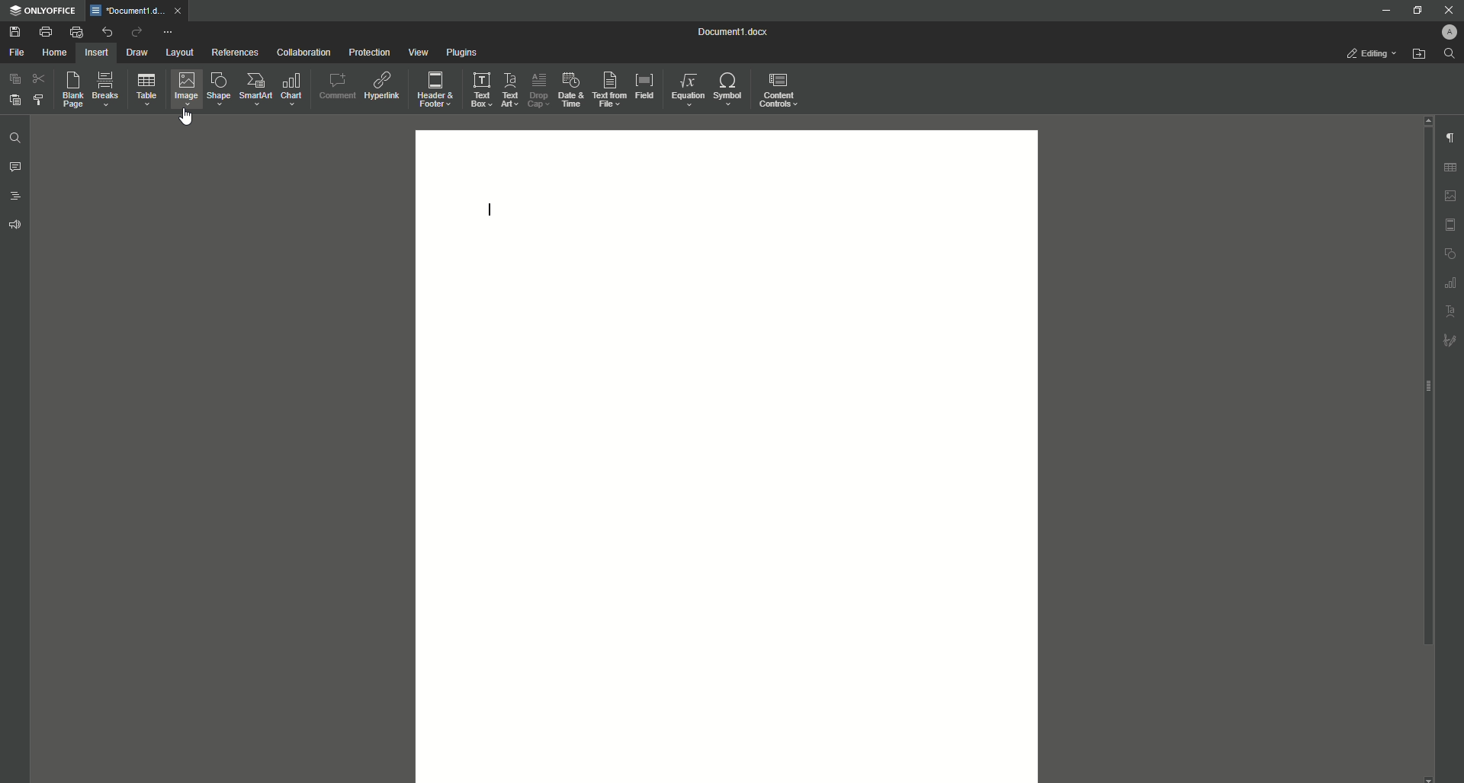 The width and height of the screenshot is (1464, 783). What do you see at coordinates (385, 86) in the screenshot?
I see `Hyperlink` at bounding box center [385, 86].